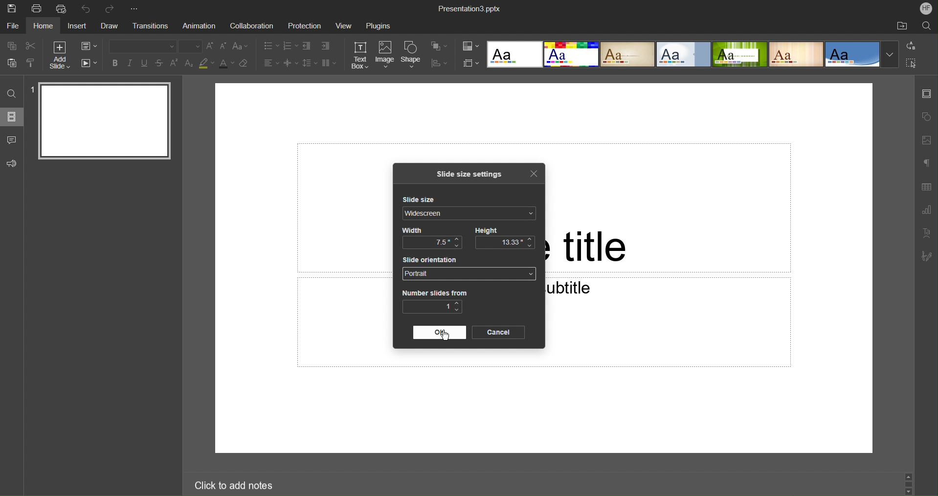 This screenshot has width=938, height=496. I want to click on Slides, so click(12, 116).